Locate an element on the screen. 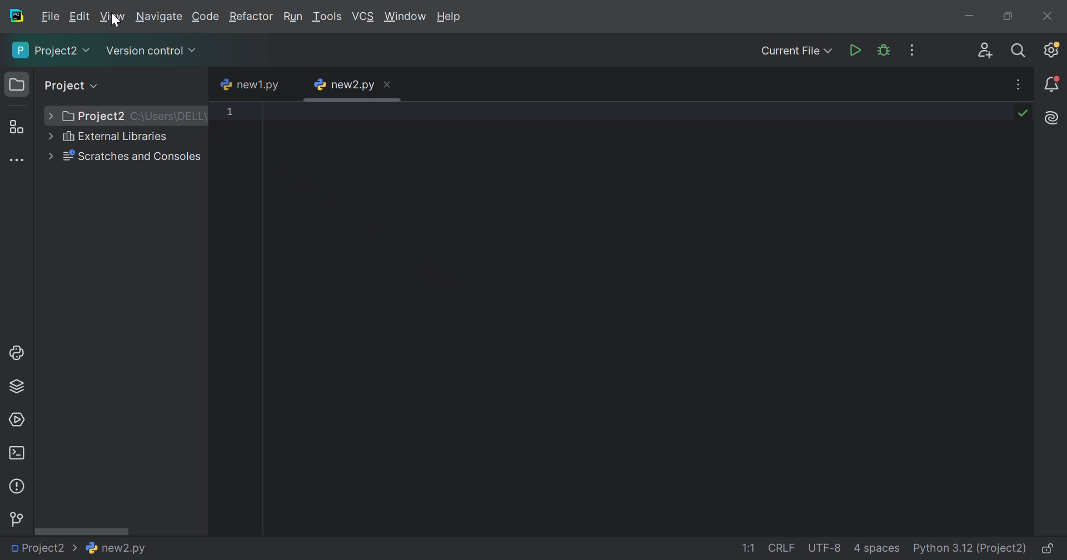 The width and height of the screenshot is (1067, 560). Make file read-only is located at coordinates (1049, 549).